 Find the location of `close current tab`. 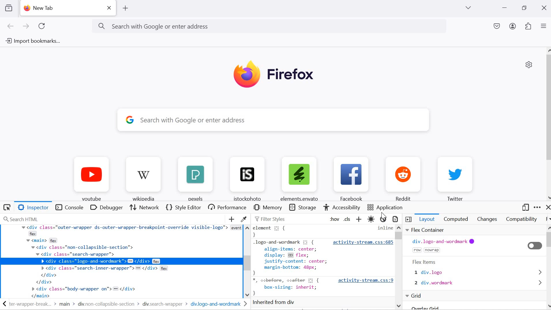

close current tab is located at coordinates (109, 8).